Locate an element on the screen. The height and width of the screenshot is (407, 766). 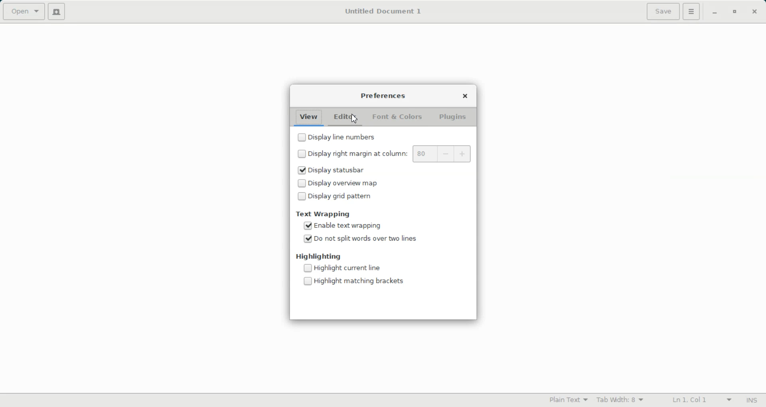
Editor is located at coordinates (345, 118).